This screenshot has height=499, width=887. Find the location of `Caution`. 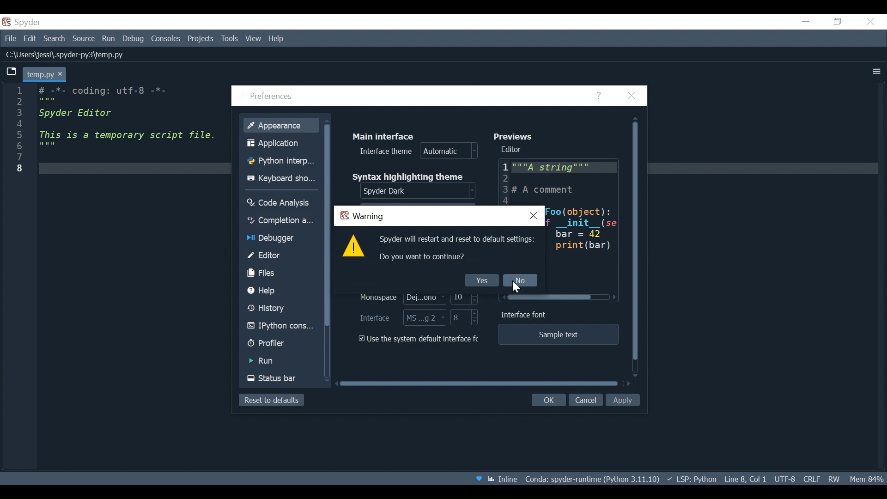

Caution is located at coordinates (353, 247).